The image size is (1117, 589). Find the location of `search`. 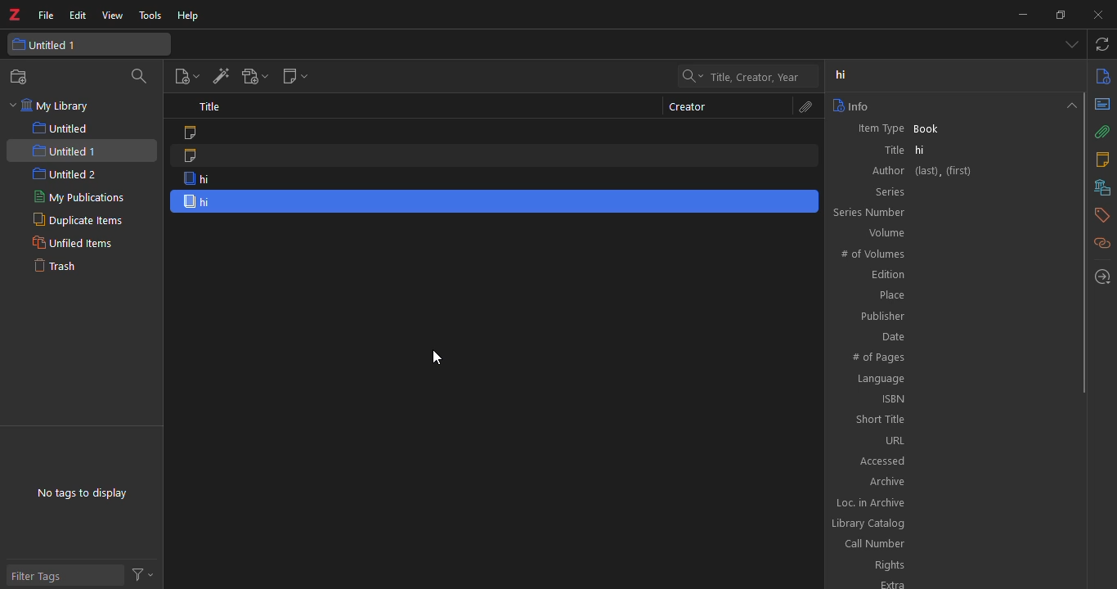

search is located at coordinates (139, 76).